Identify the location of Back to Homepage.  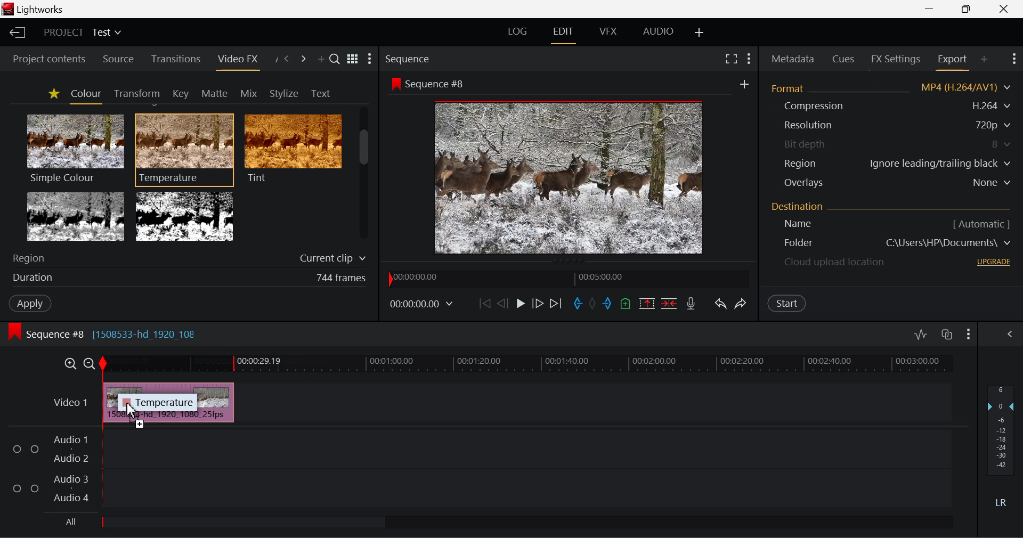
(17, 31).